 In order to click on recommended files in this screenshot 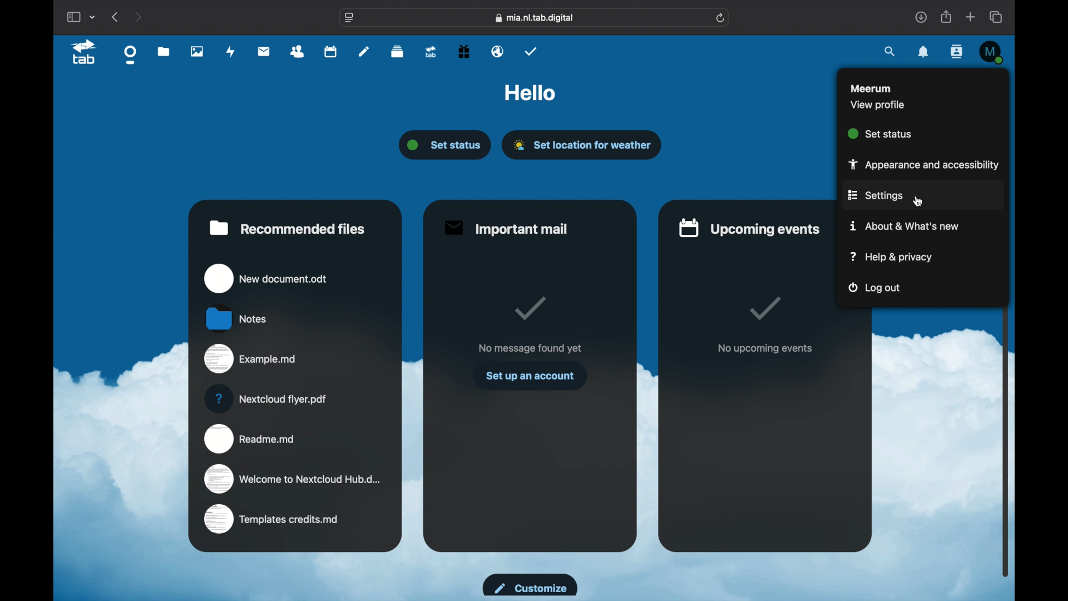, I will do `click(288, 228)`.